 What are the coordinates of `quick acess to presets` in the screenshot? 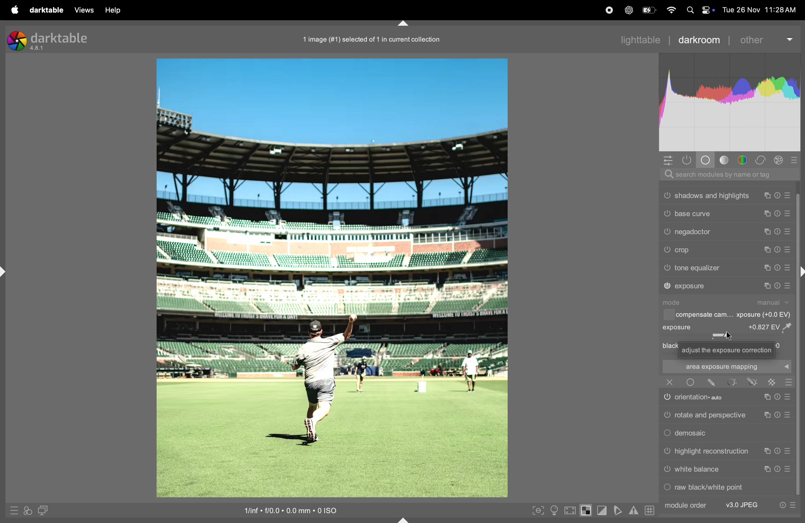 It's located at (12, 510).